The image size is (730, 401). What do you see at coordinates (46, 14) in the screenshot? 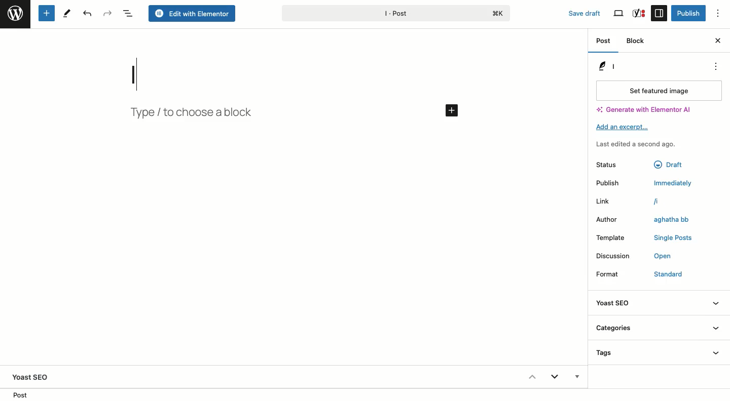
I see `Add new block` at bounding box center [46, 14].